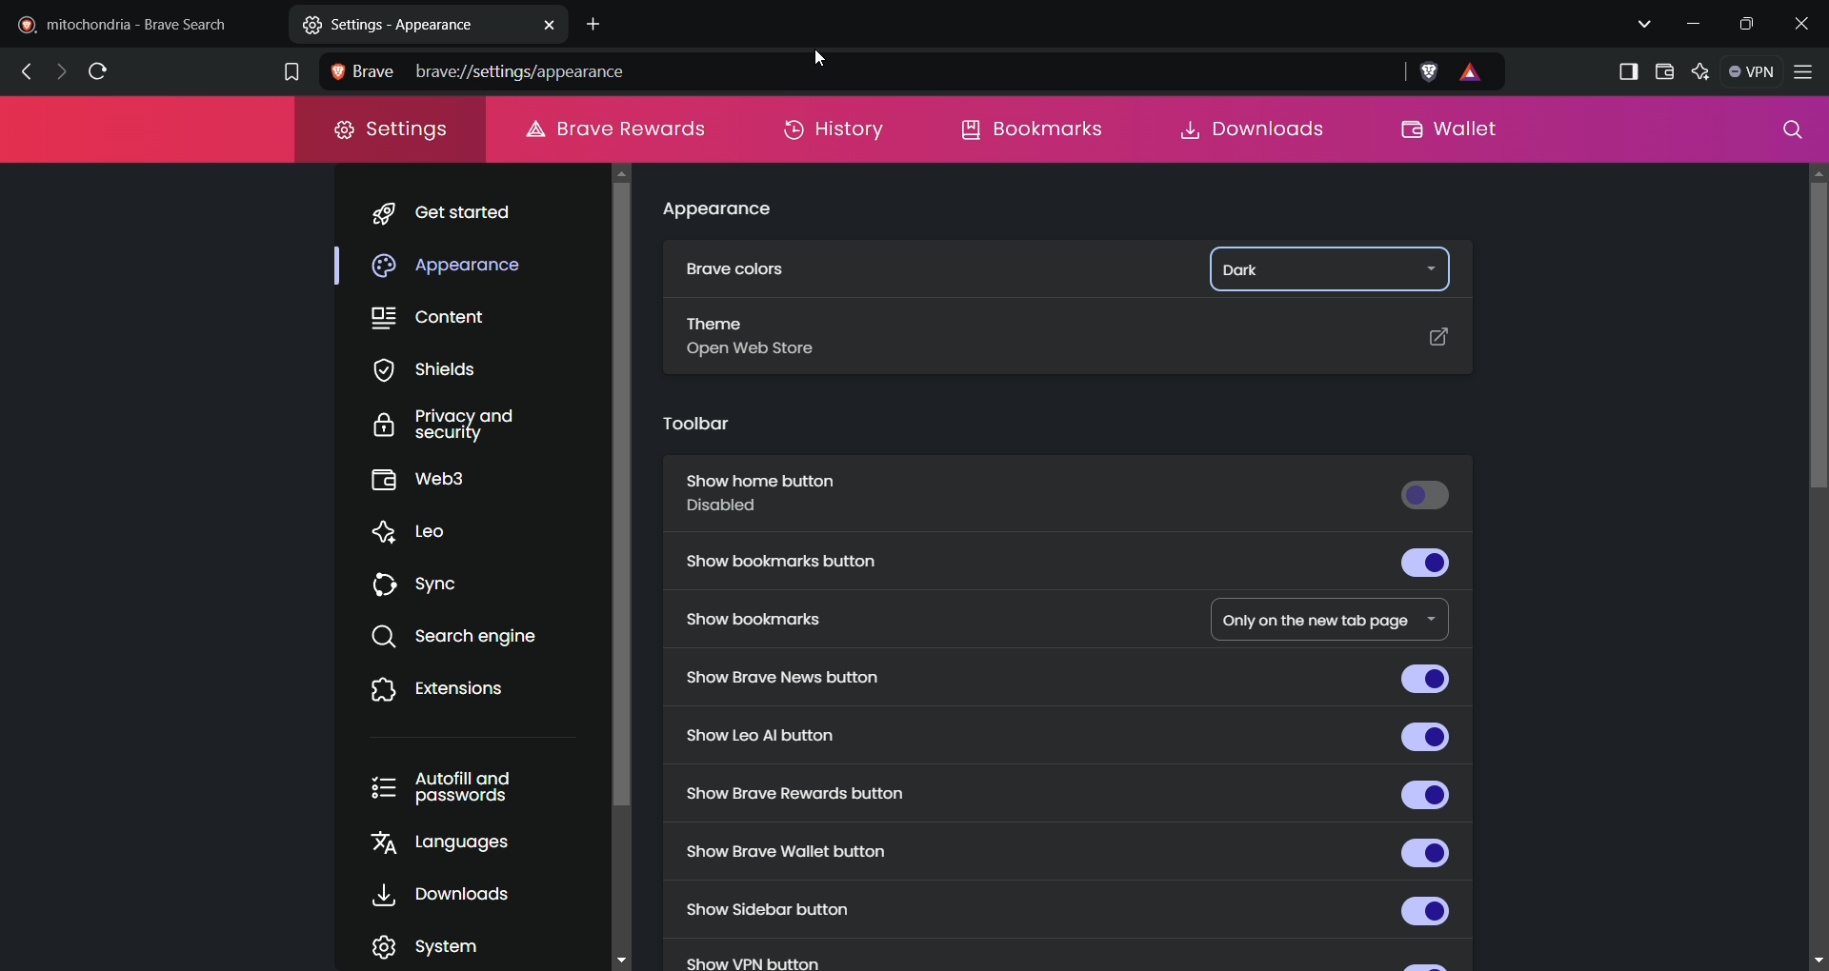 This screenshot has height=971, width=1829. What do you see at coordinates (1806, 19) in the screenshot?
I see `close` at bounding box center [1806, 19].